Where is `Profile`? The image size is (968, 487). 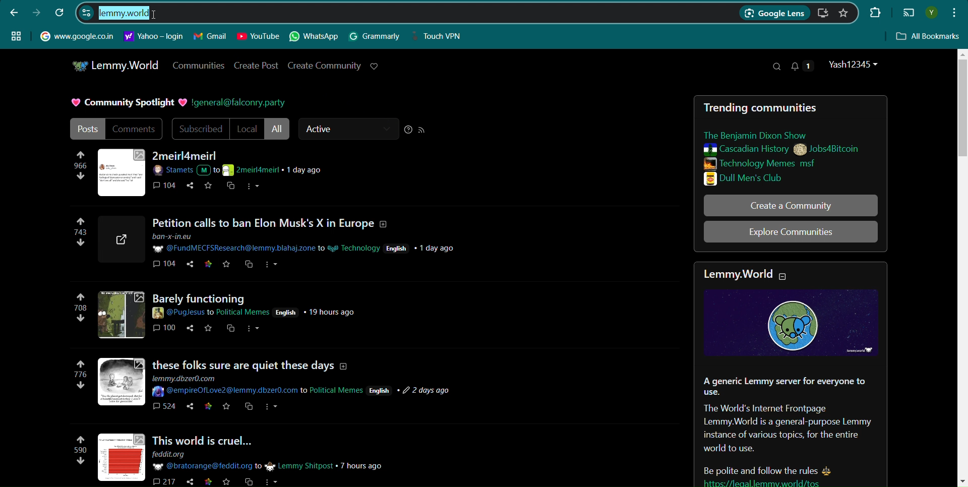 Profile is located at coordinates (855, 65).